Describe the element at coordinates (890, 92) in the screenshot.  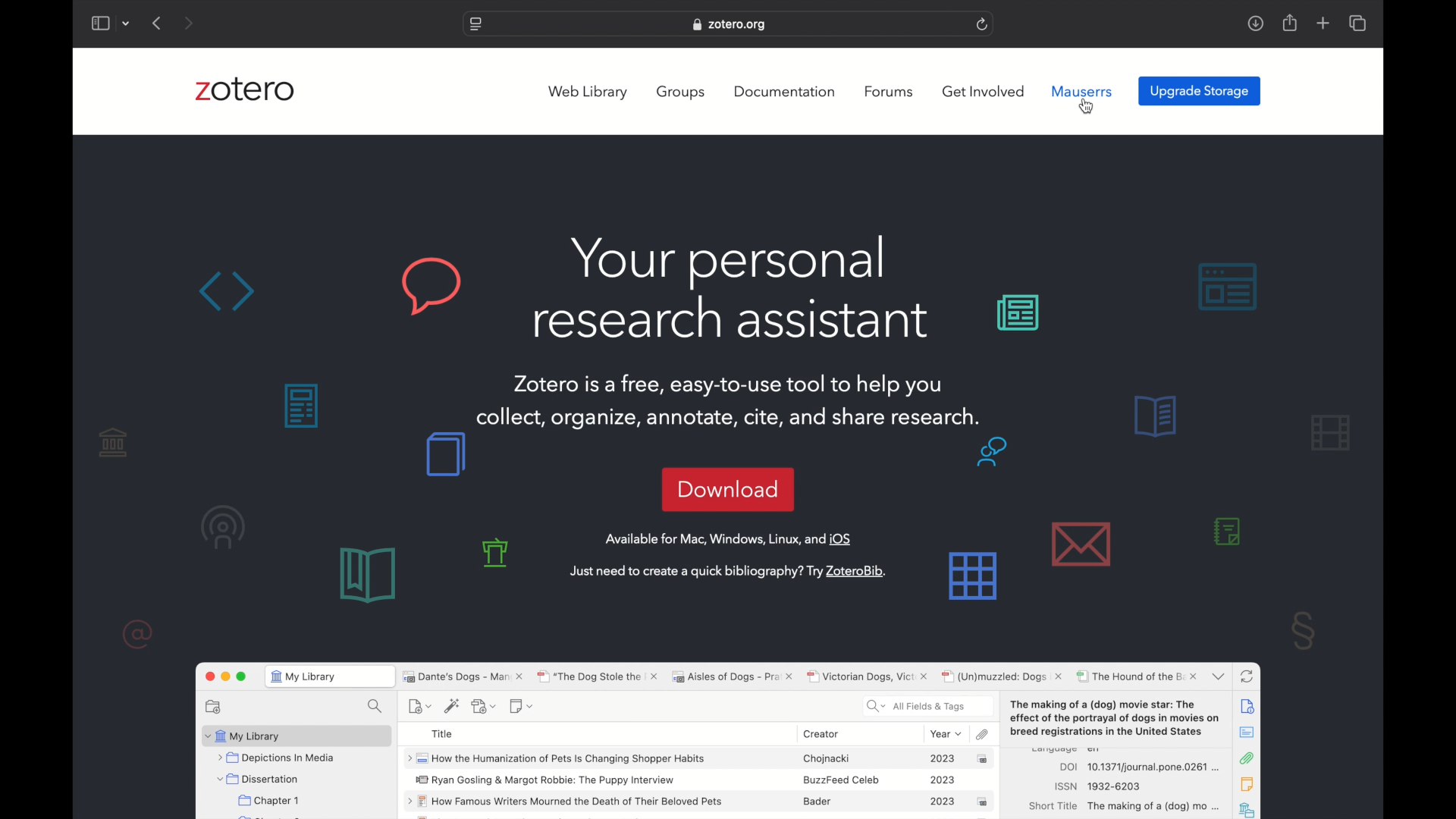
I see `forums` at that location.